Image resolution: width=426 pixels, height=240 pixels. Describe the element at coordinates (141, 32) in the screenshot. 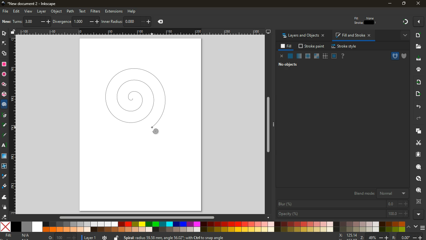

I see `` at that location.